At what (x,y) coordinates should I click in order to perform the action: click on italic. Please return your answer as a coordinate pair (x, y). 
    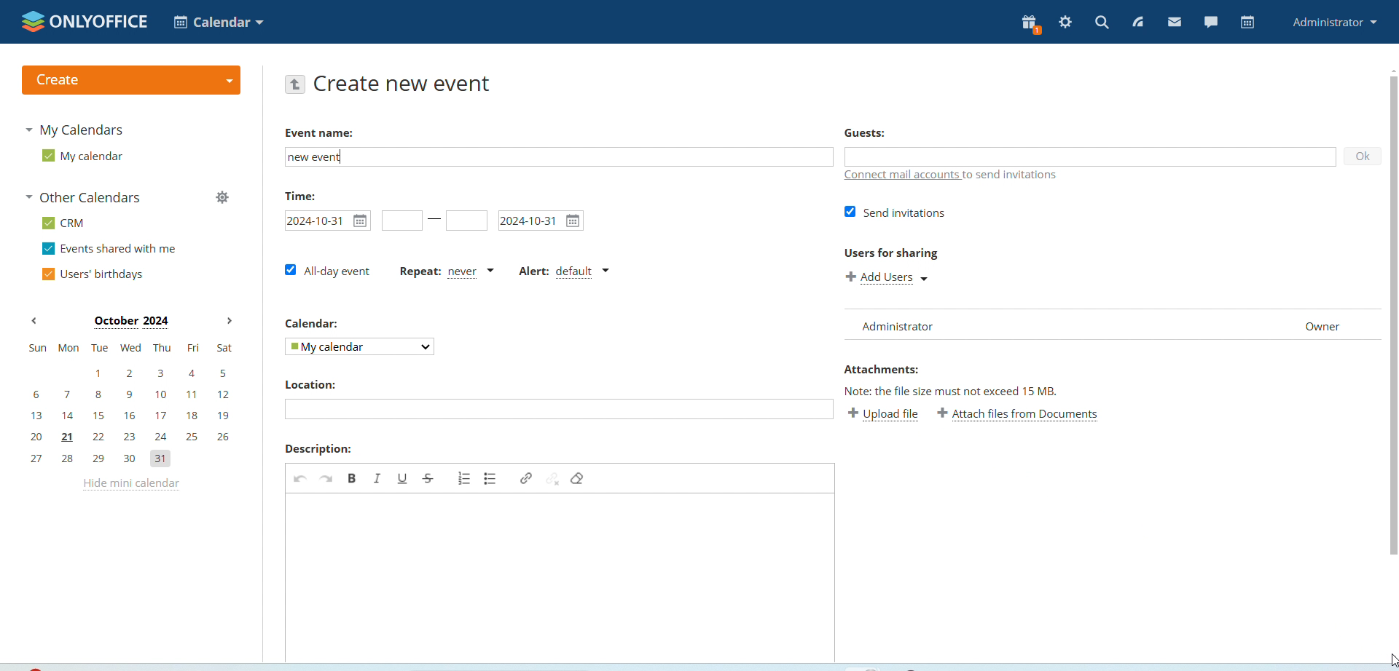
    Looking at the image, I should click on (376, 480).